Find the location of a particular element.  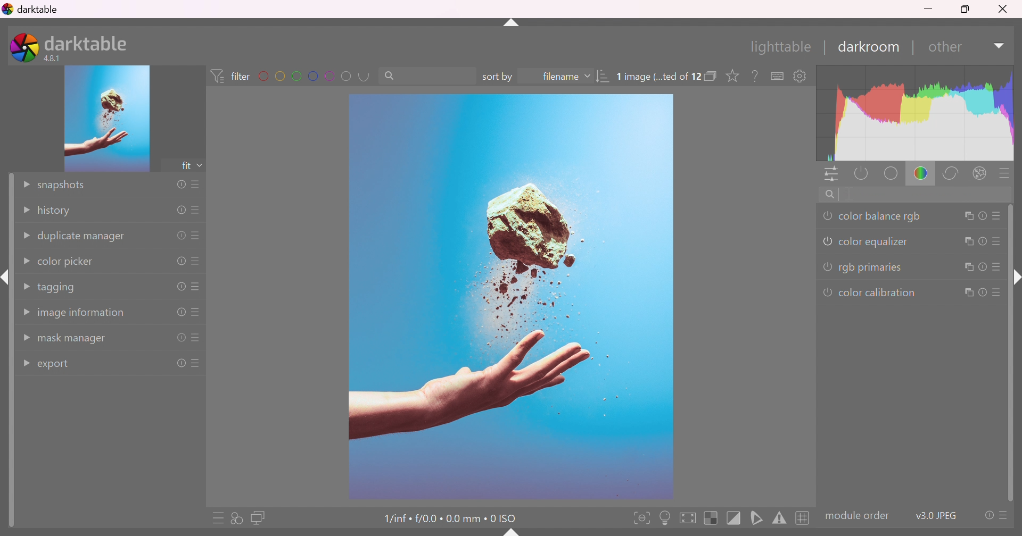

 is located at coordinates (588, 76).